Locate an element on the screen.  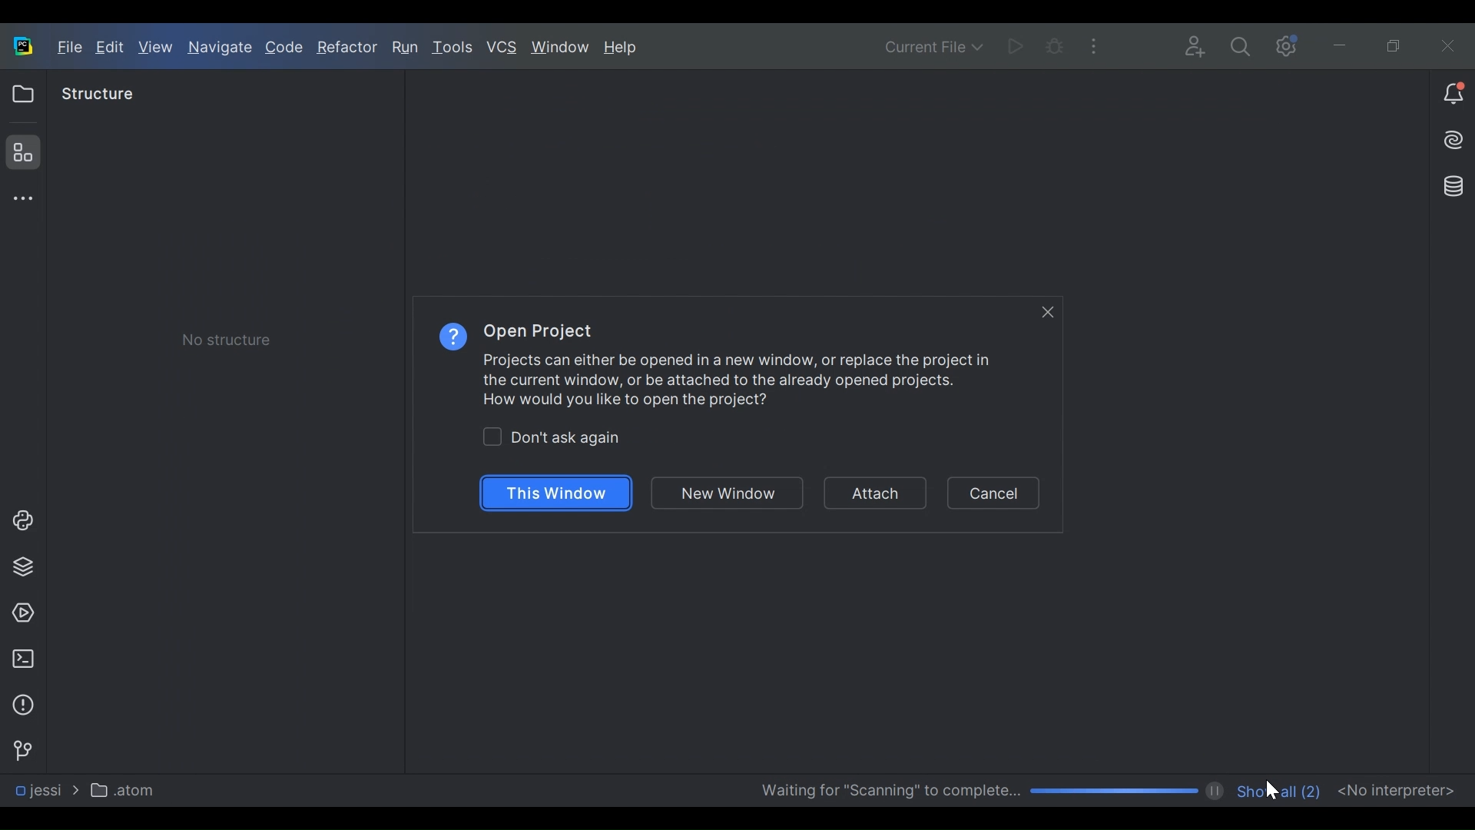
Database is located at coordinates (1450, 184).